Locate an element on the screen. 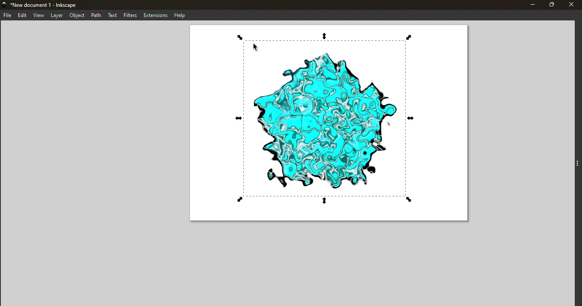 This screenshot has width=582, height=306. Object is located at coordinates (76, 15).